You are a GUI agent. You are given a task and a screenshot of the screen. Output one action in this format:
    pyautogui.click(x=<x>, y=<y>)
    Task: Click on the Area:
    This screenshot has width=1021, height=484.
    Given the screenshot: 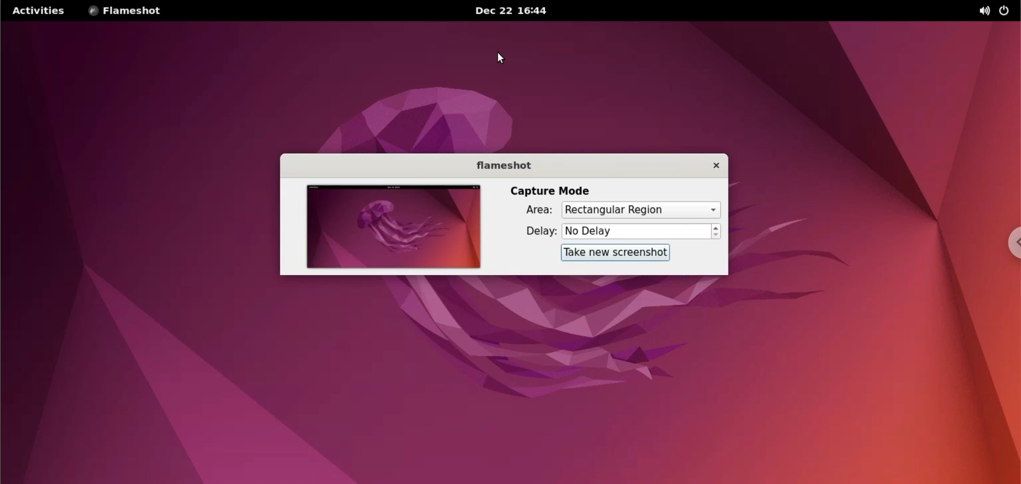 What is the action you would take?
    pyautogui.click(x=532, y=211)
    